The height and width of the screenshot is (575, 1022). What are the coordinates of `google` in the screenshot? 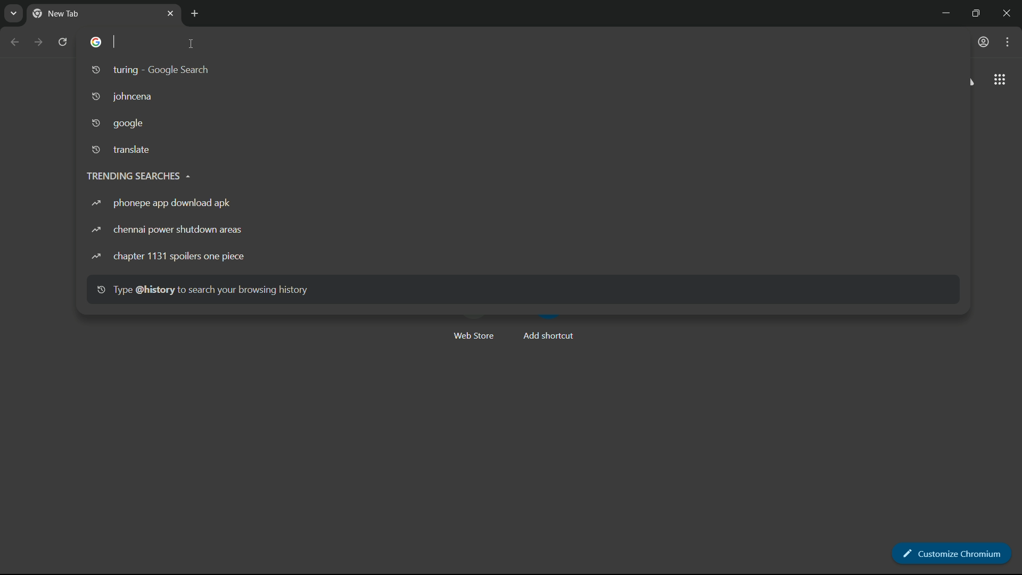 It's located at (117, 124).